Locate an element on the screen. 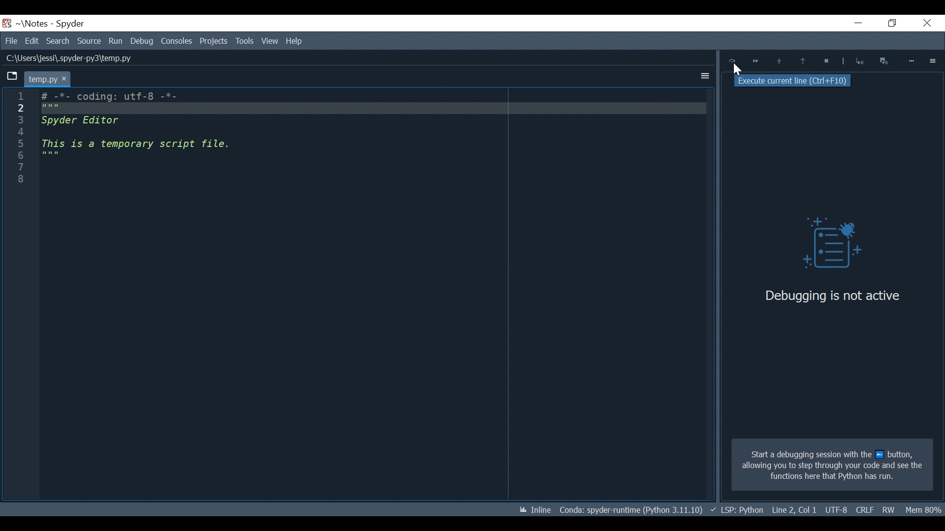  Execute until functions/method returns is located at coordinates (858, 62).